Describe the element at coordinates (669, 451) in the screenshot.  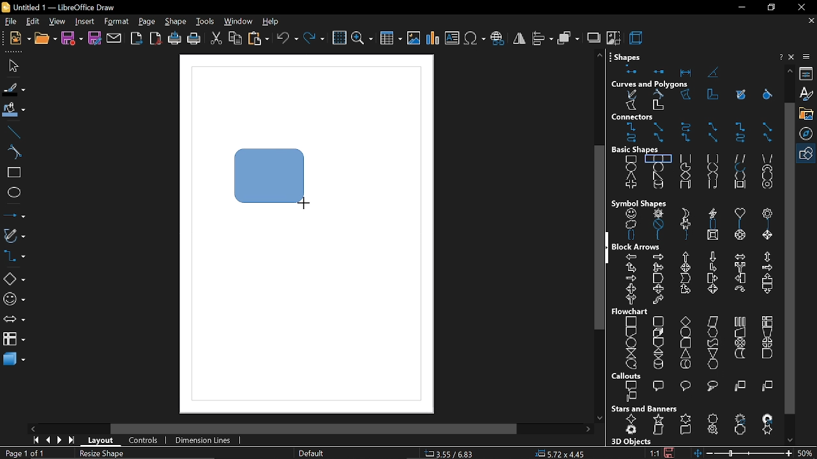
I see `save` at that location.